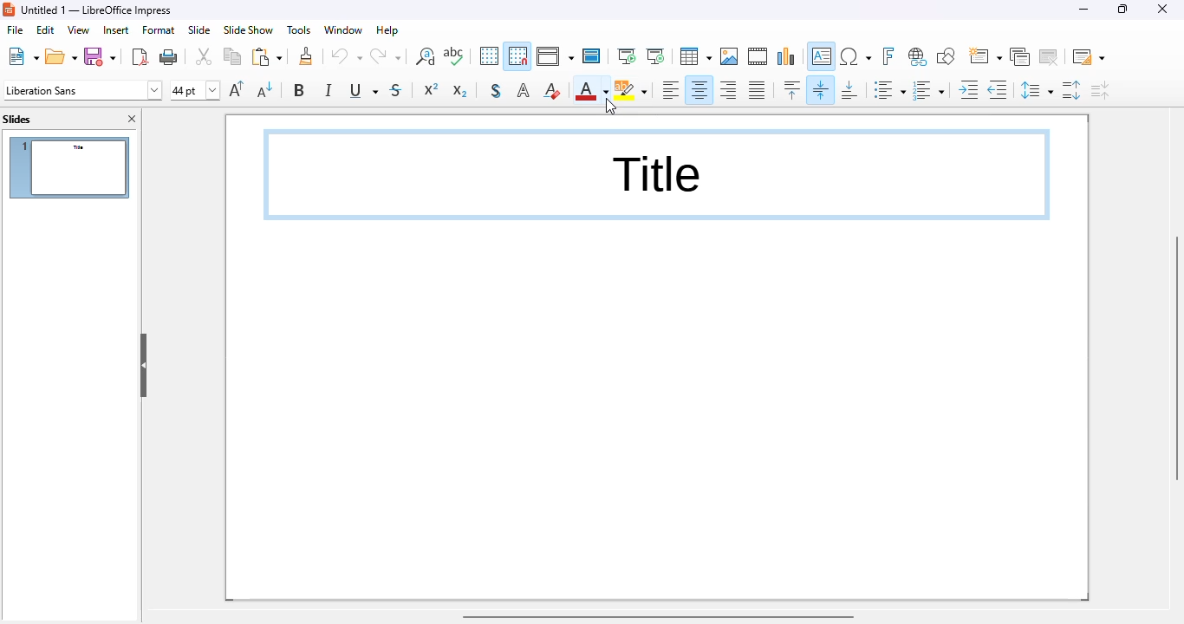 Image resolution: width=1184 pixels, height=624 pixels. I want to click on increase font size, so click(237, 88).